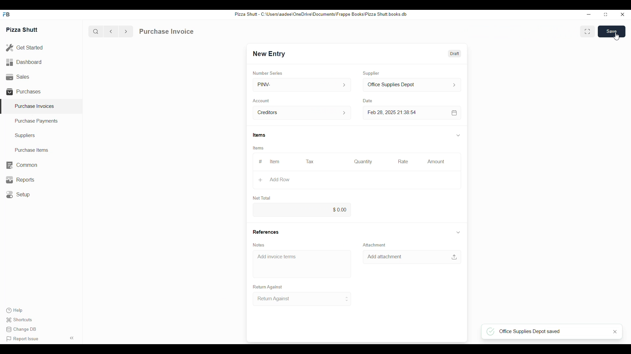 The image size is (631, 354). I want to click on Report issue, so click(23, 339).